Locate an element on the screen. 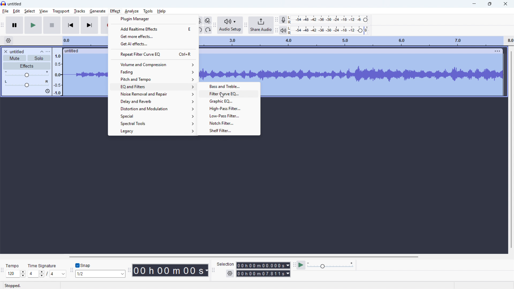 The height and width of the screenshot is (289, 514). filter curve eq is located at coordinates (228, 93).